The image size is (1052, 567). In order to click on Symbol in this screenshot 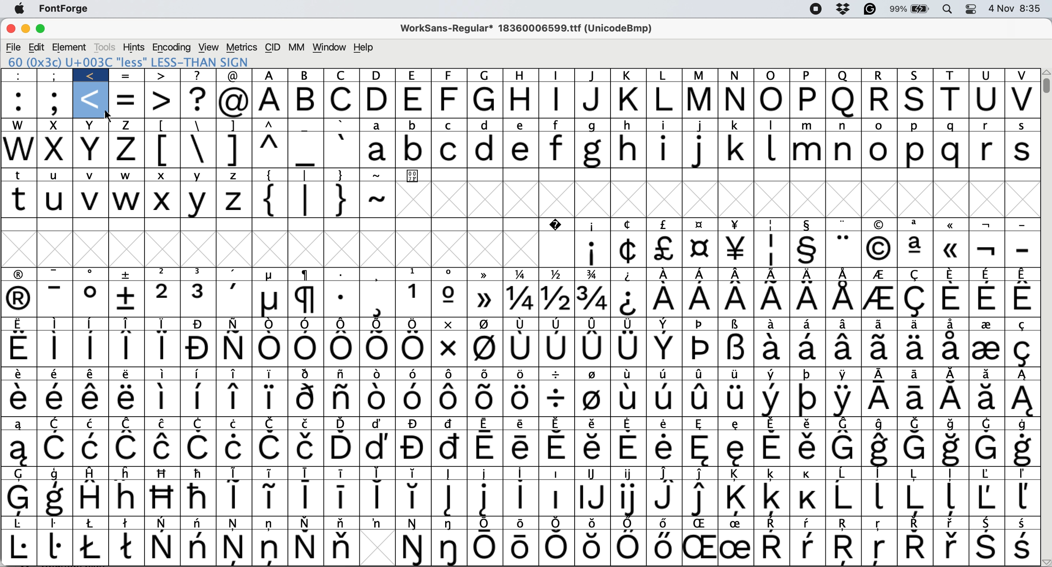, I will do `click(344, 374)`.